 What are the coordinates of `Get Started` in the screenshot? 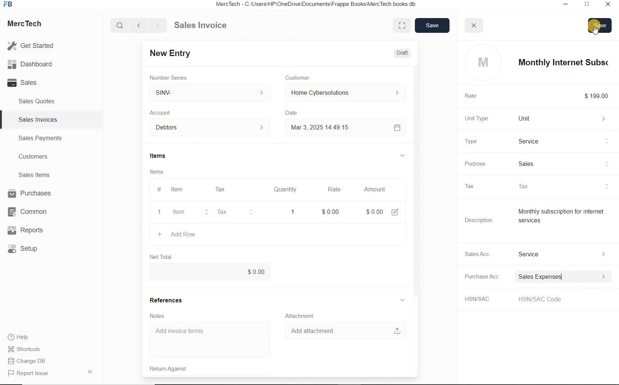 It's located at (33, 46).